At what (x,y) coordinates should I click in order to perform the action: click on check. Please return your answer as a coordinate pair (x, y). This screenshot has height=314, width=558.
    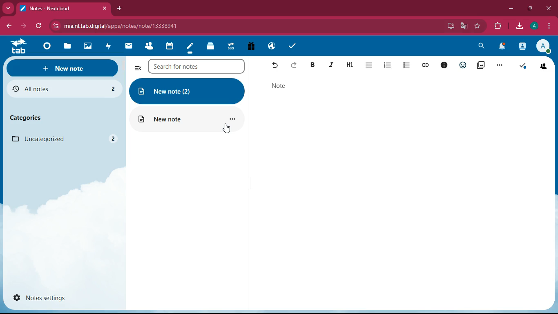
    Looking at the image, I should click on (522, 66).